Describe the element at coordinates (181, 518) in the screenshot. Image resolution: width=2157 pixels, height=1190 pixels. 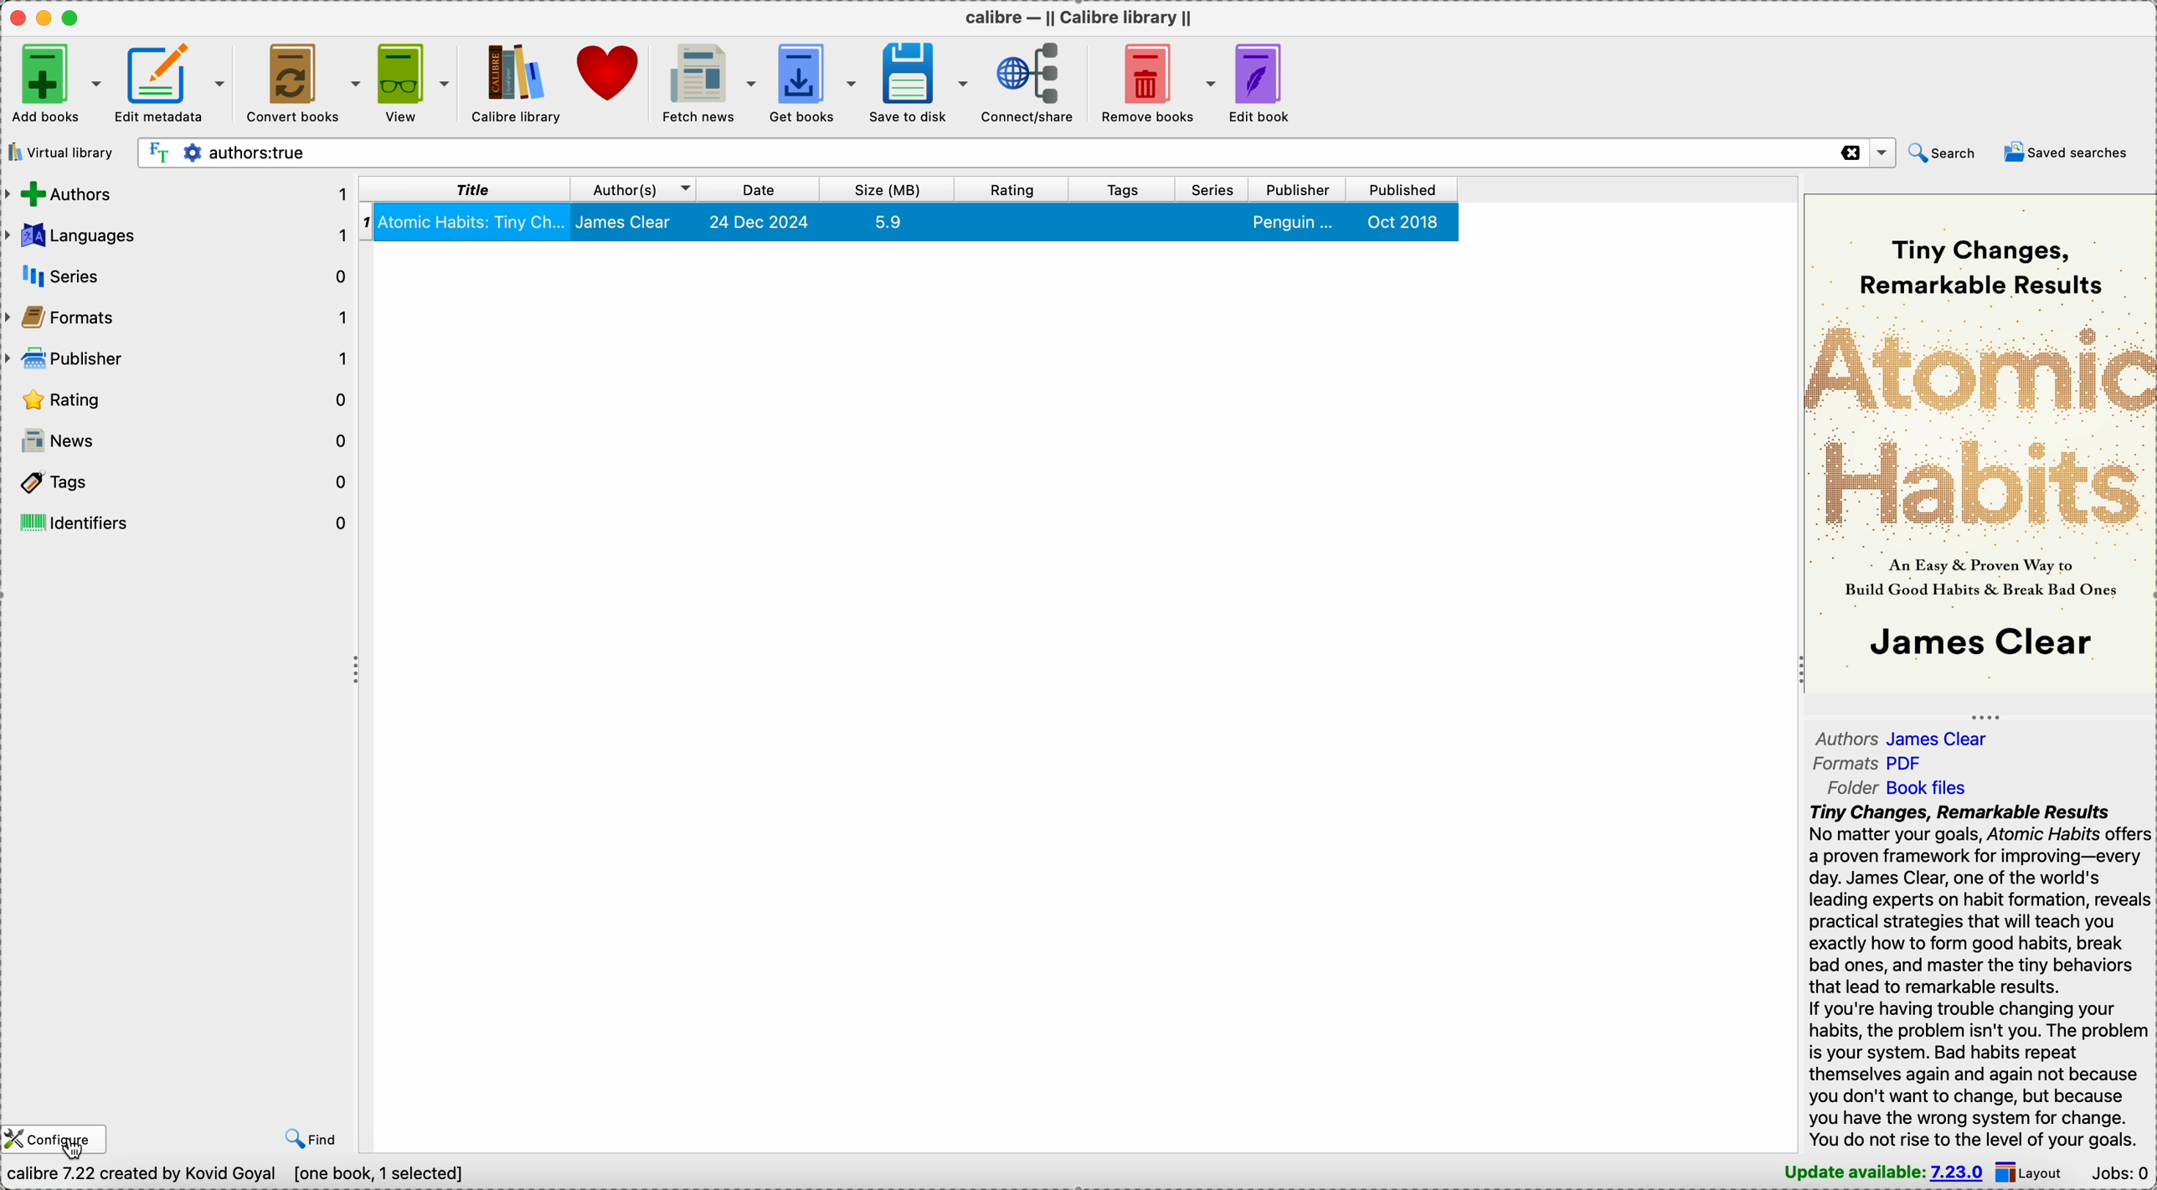
I see `identifiers` at that location.